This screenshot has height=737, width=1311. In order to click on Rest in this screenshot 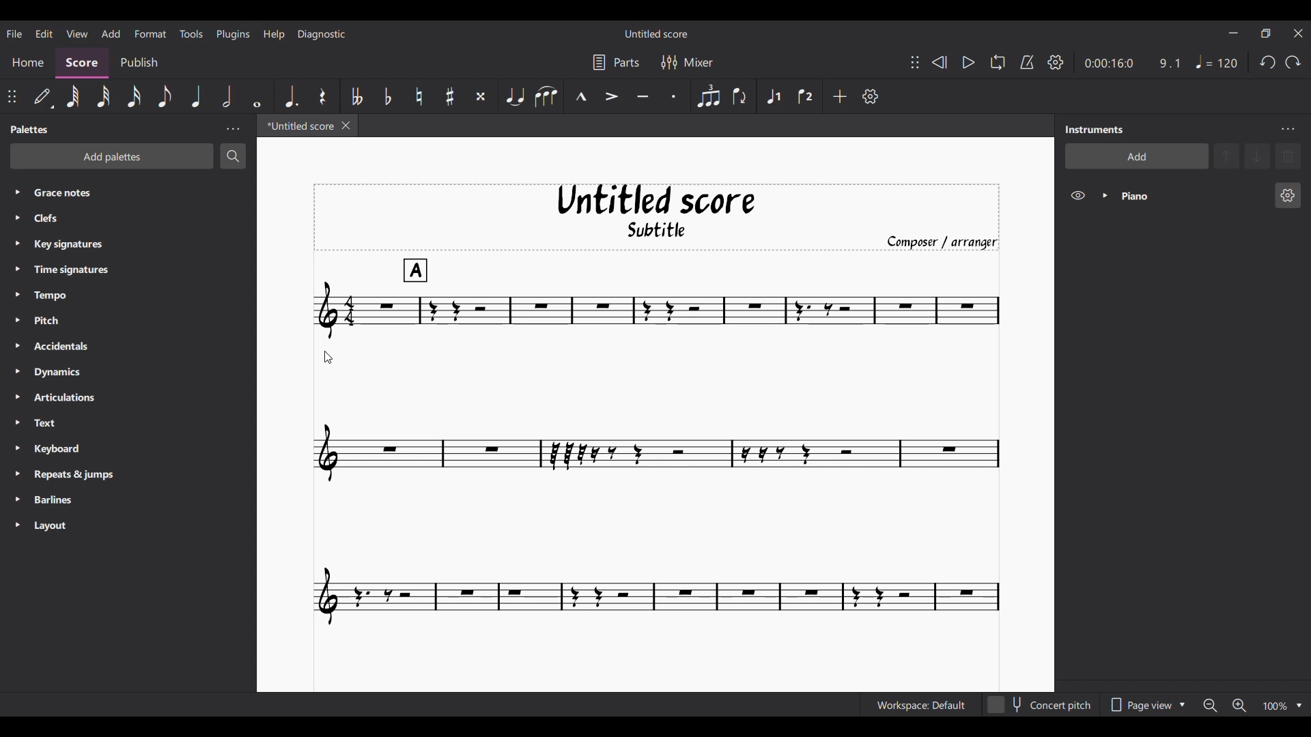, I will do `click(322, 96)`.